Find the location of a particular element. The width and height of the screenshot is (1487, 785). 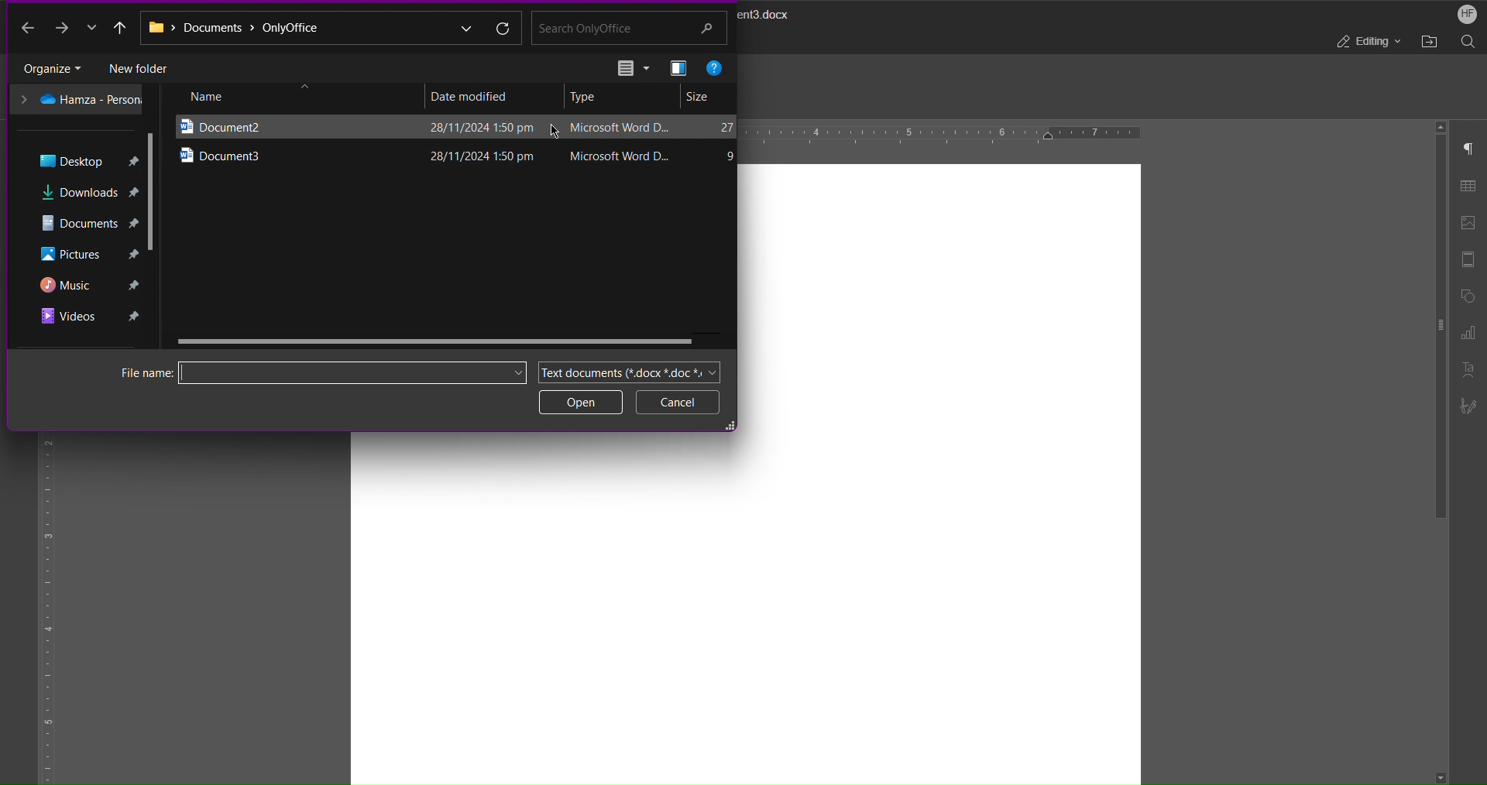

Image Settings is located at coordinates (1472, 218).